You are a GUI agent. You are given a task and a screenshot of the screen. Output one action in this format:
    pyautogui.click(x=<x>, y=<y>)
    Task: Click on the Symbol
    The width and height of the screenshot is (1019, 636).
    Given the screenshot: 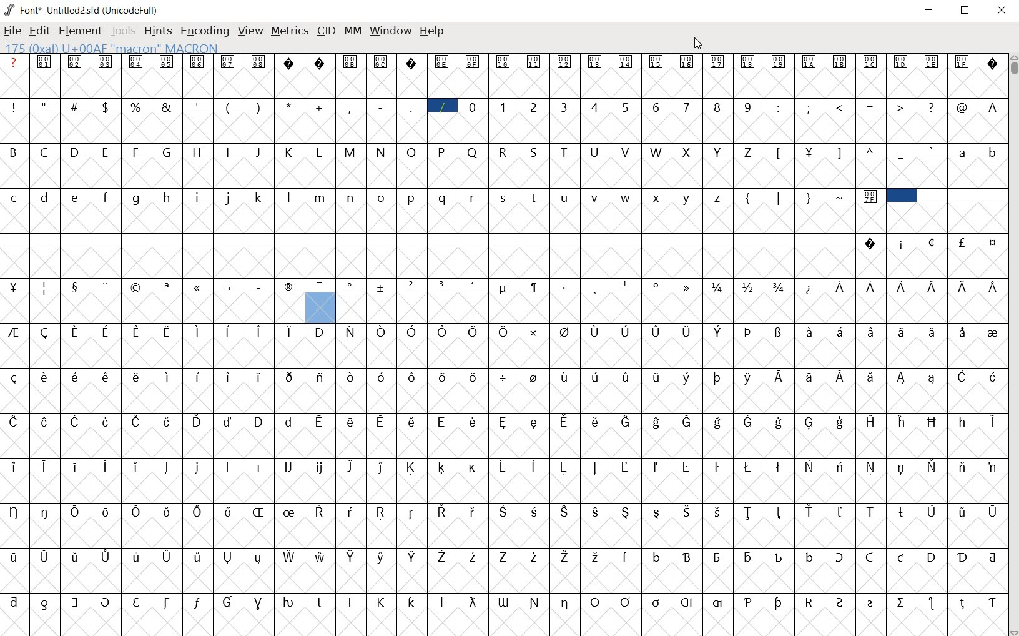 What is the action you would take?
    pyautogui.click(x=780, y=287)
    